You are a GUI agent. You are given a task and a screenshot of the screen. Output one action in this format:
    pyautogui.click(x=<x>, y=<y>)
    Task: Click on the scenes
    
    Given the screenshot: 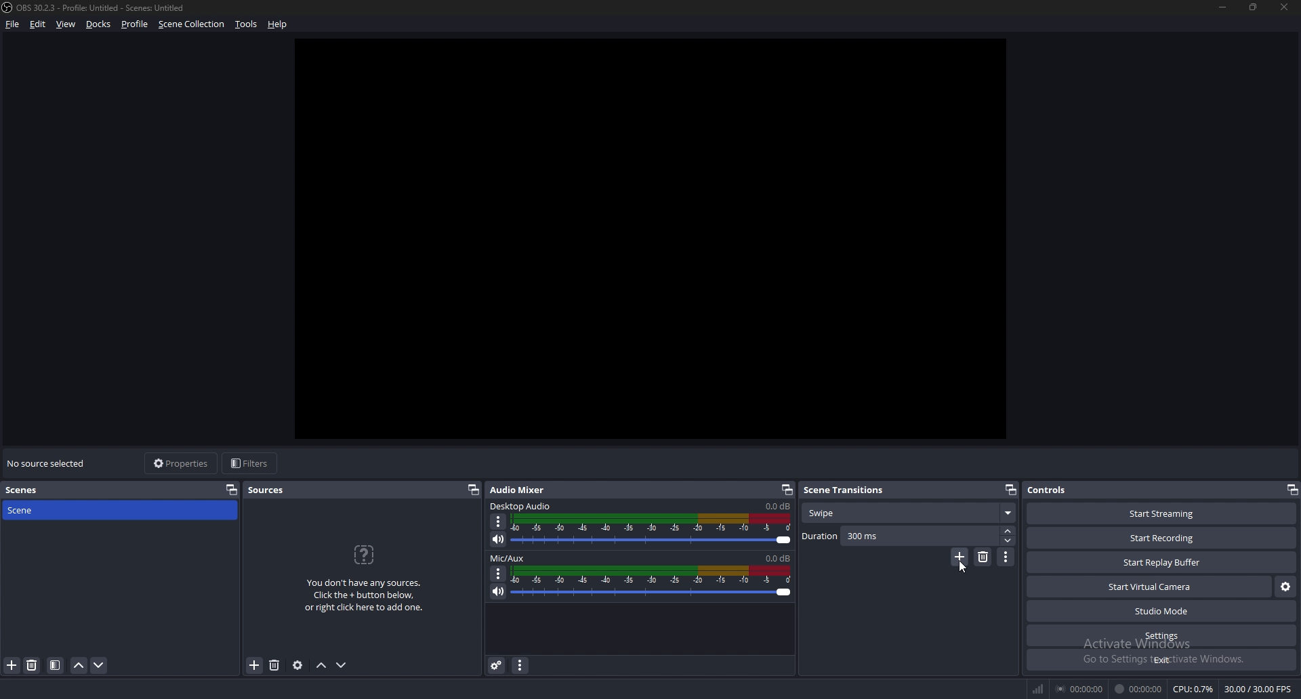 What is the action you would take?
    pyautogui.click(x=46, y=490)
    